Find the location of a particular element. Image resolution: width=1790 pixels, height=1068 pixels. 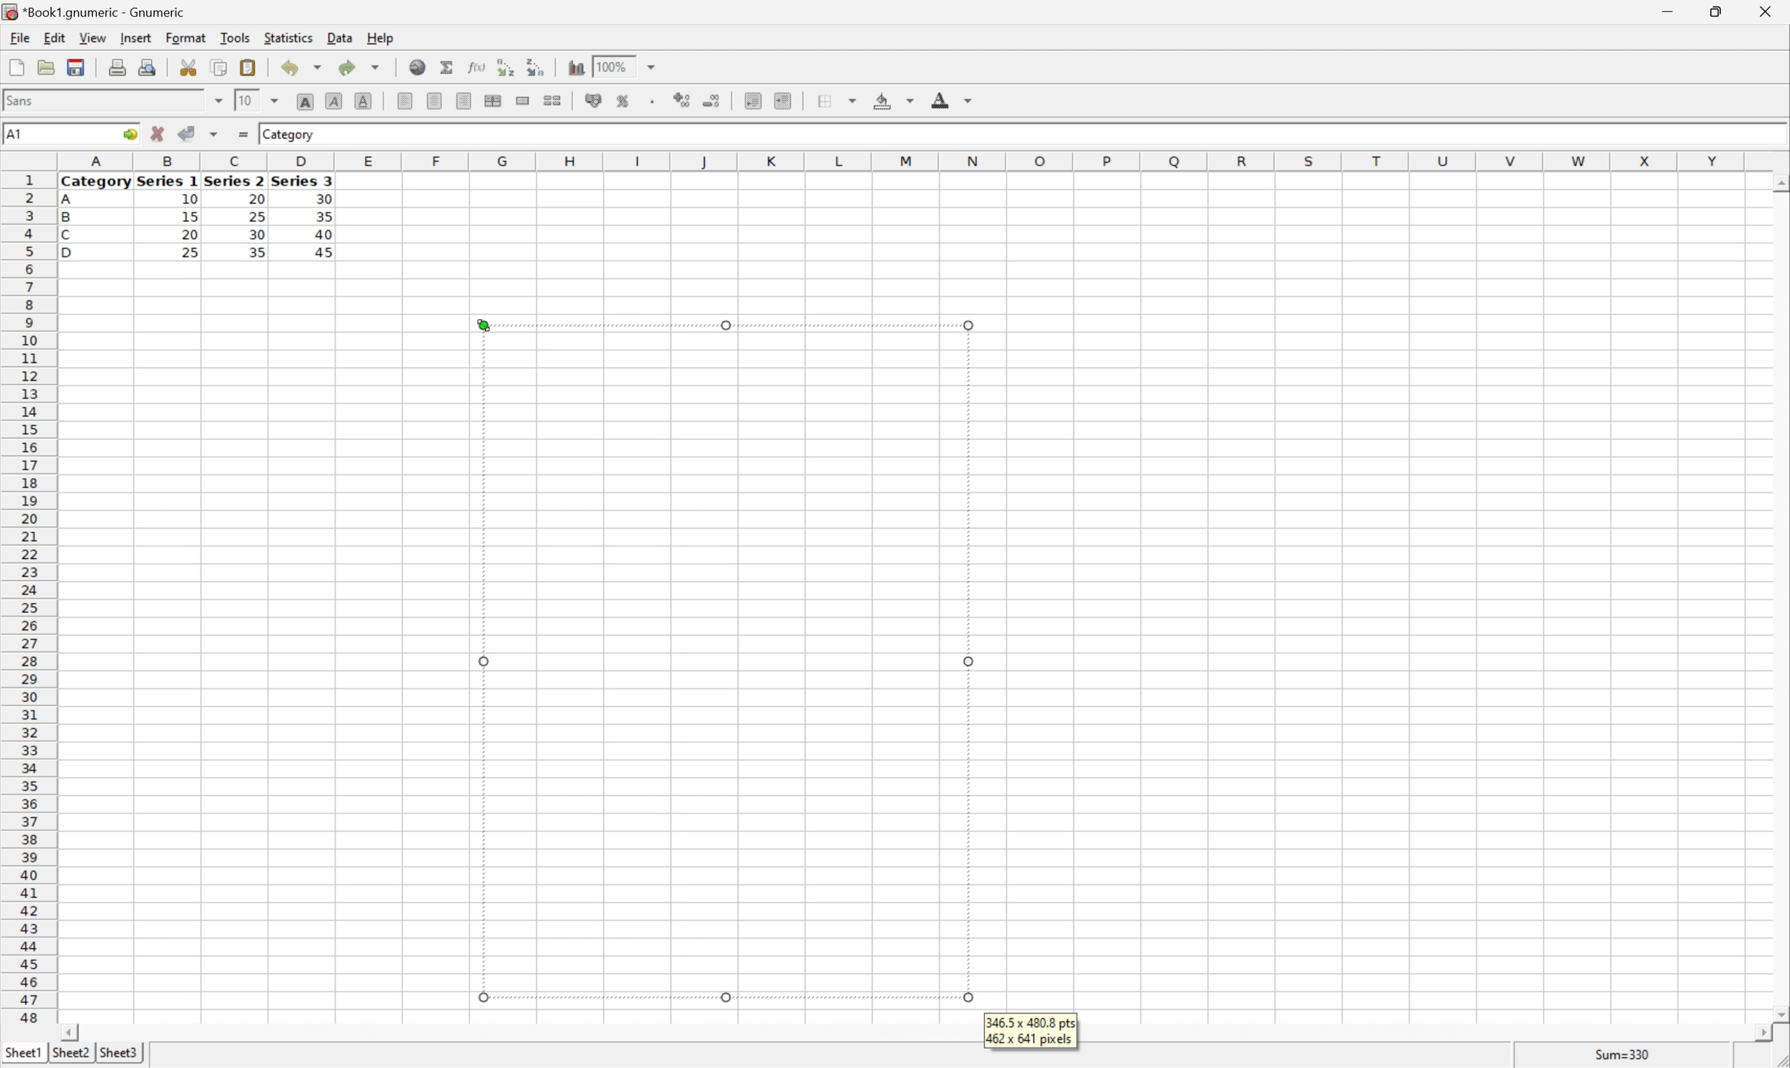

Borders is located at coordinates (841, 99).